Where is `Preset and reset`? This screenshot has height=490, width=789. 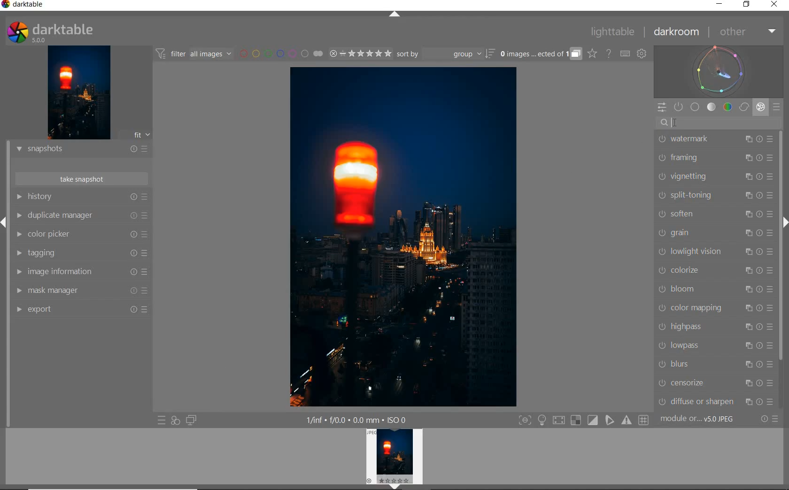
Preset and reset is located at coordinates (771, 252).